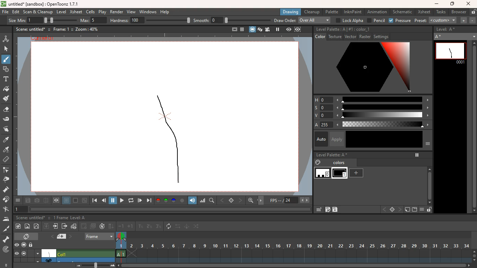 This screenshot has height=268, width=477. What do you see at coordinates (159, 227) in the screenshot?
I see `3` at bounding box center [159, 227].